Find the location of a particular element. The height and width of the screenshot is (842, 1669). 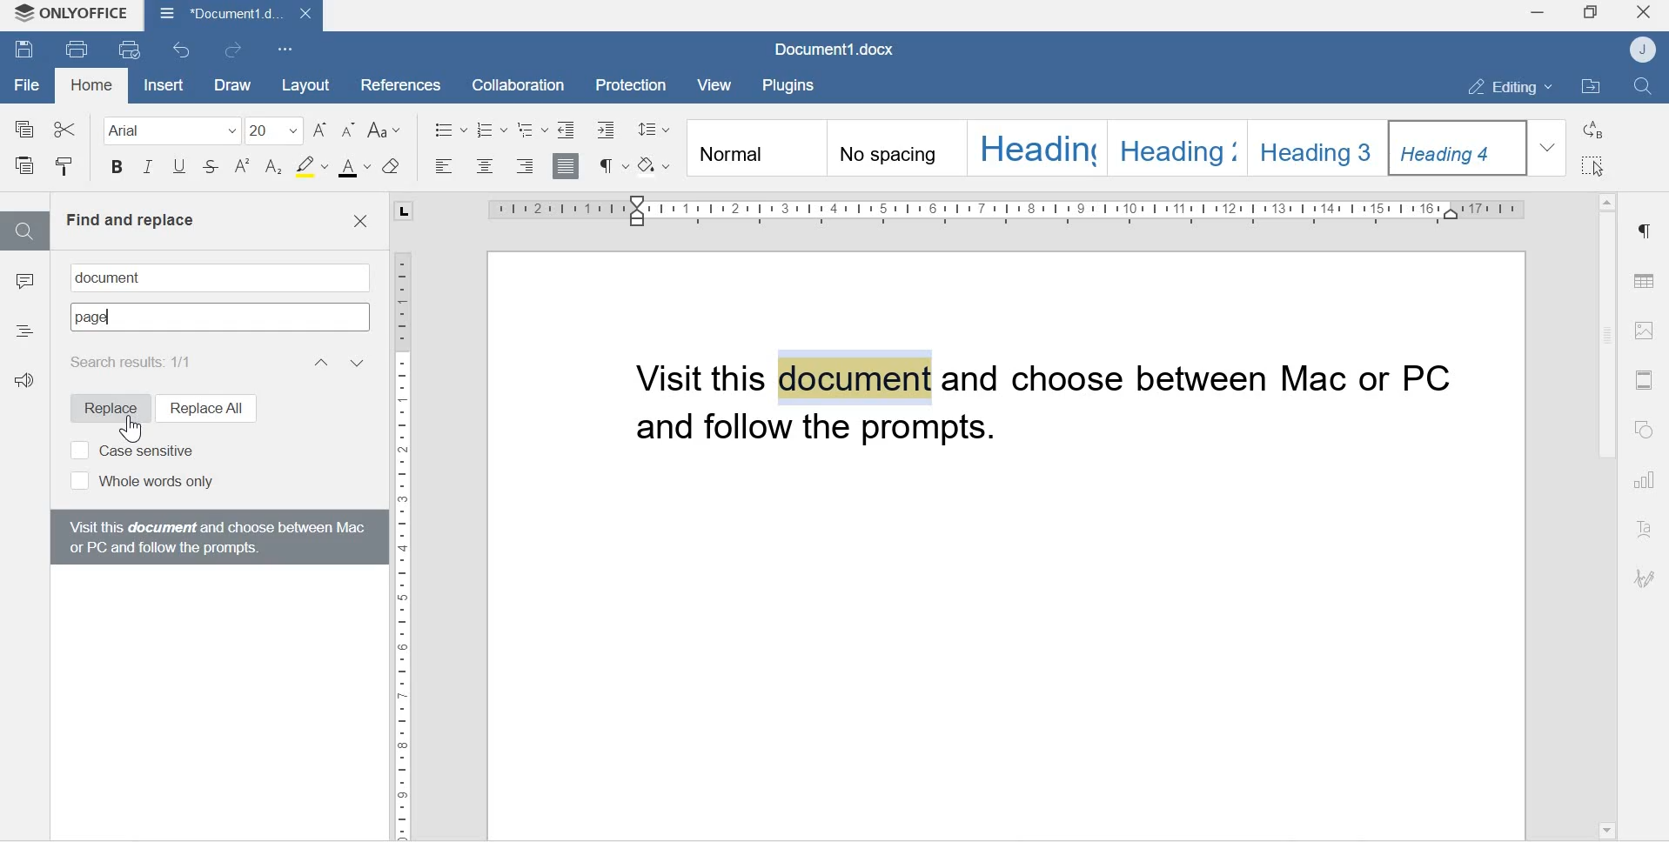

Subscript is located at coordinates (274, 168).